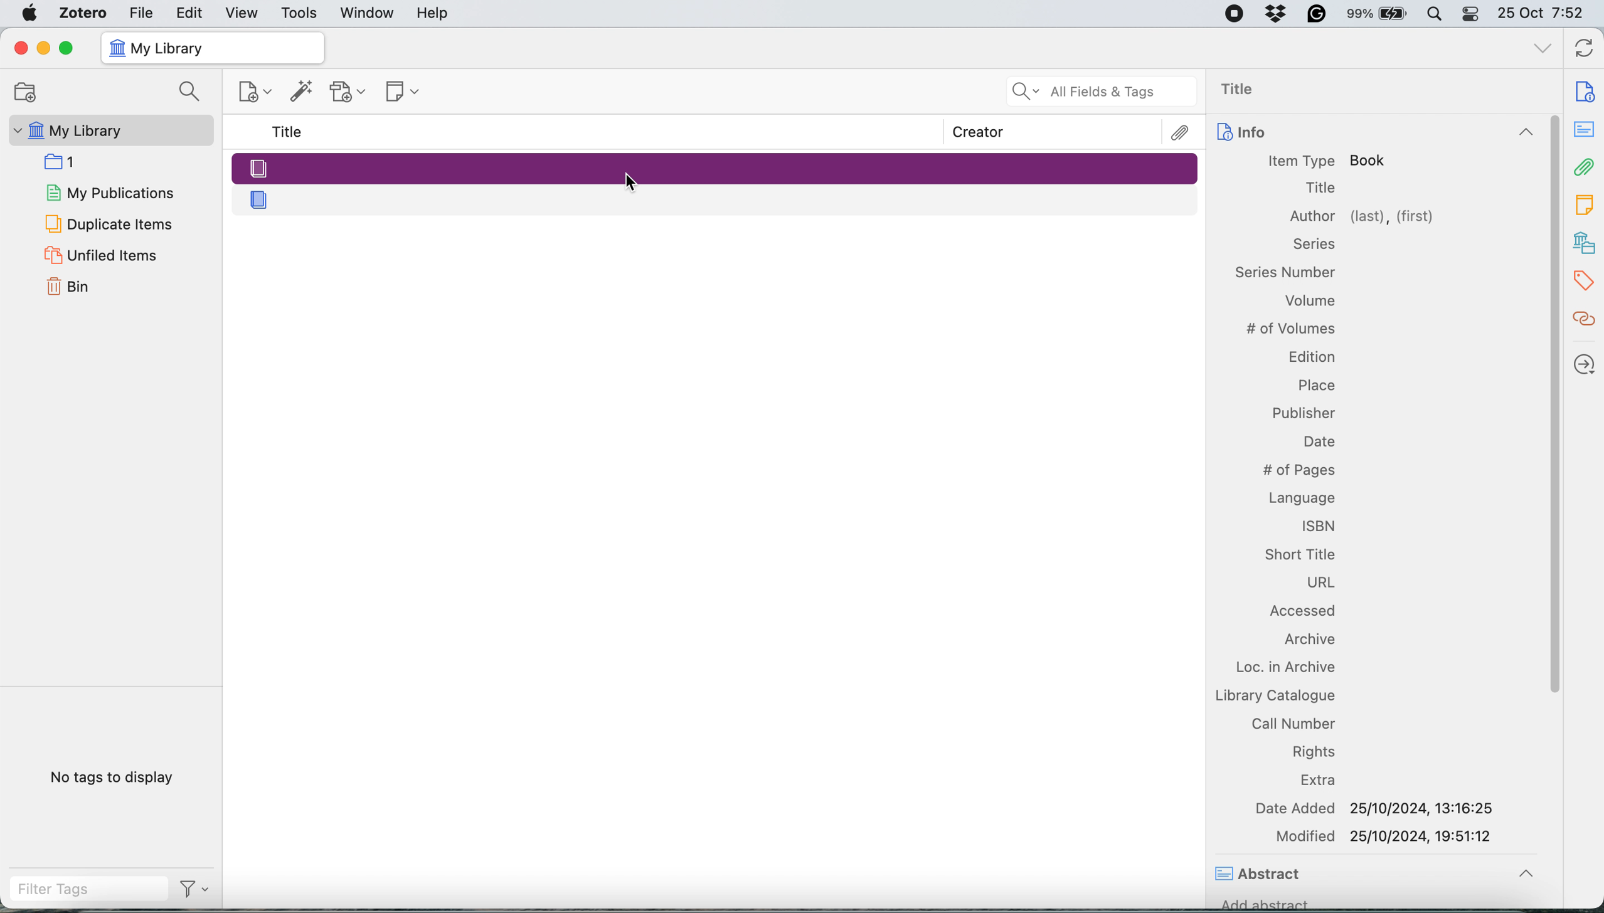  Describe the element at coordinates (1265, 907) in the screenshot. I see `Add abstract ` at that location.